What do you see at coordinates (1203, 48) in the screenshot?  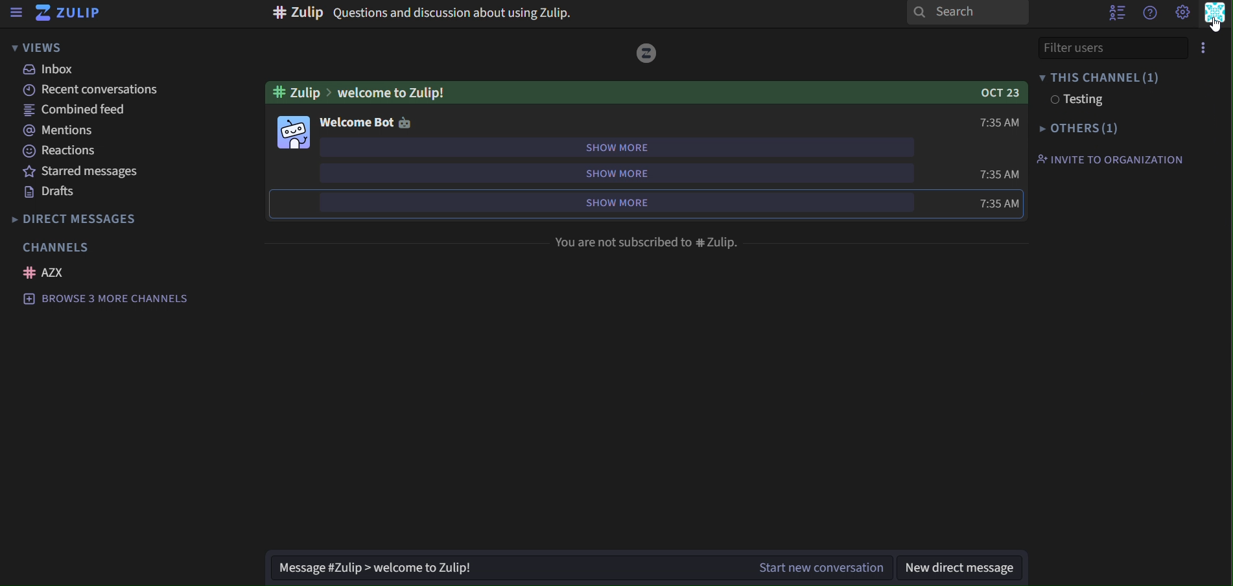 I see `Options` at bounding box center [1203, 48].